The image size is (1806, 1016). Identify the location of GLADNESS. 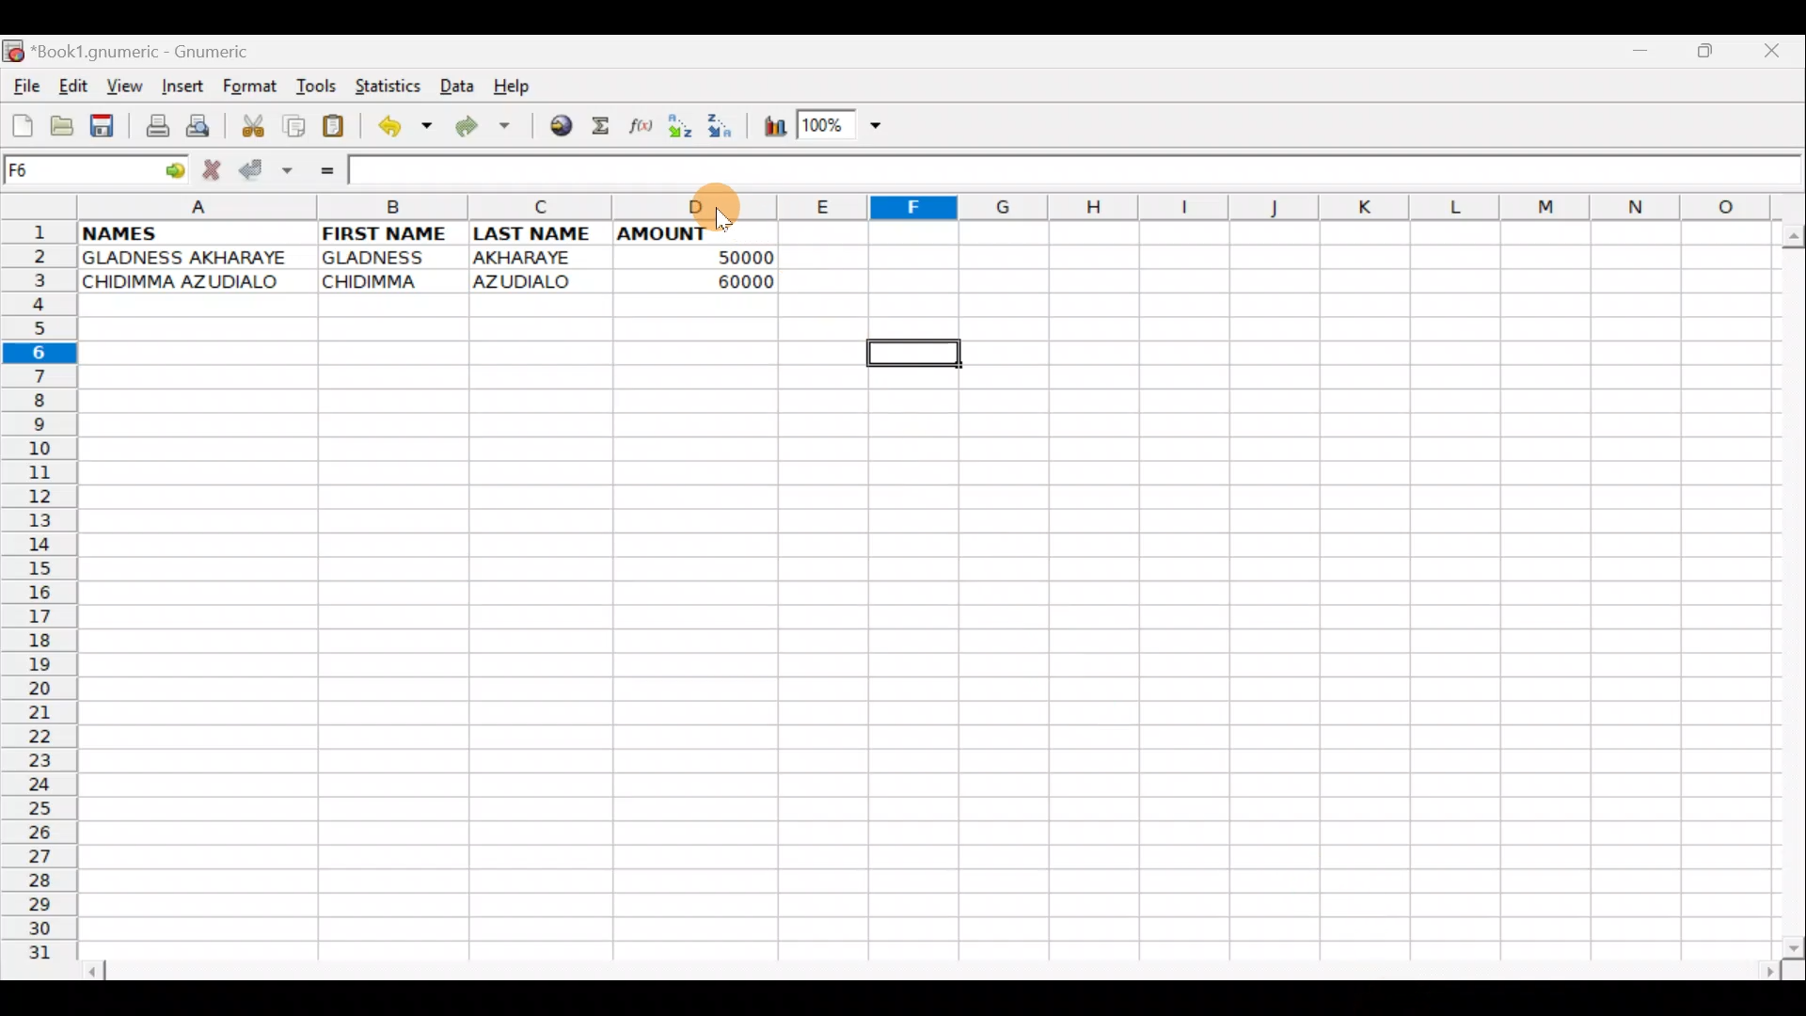
(388, 258).